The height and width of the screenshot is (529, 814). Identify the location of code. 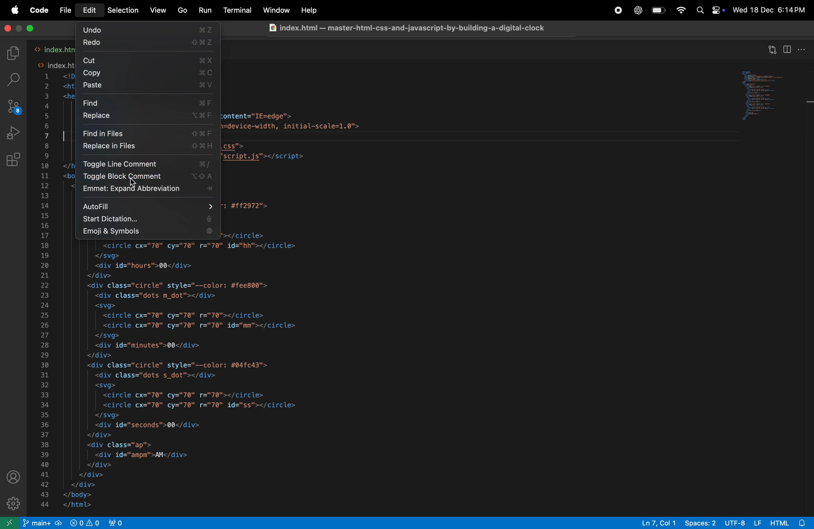
(41, 10).